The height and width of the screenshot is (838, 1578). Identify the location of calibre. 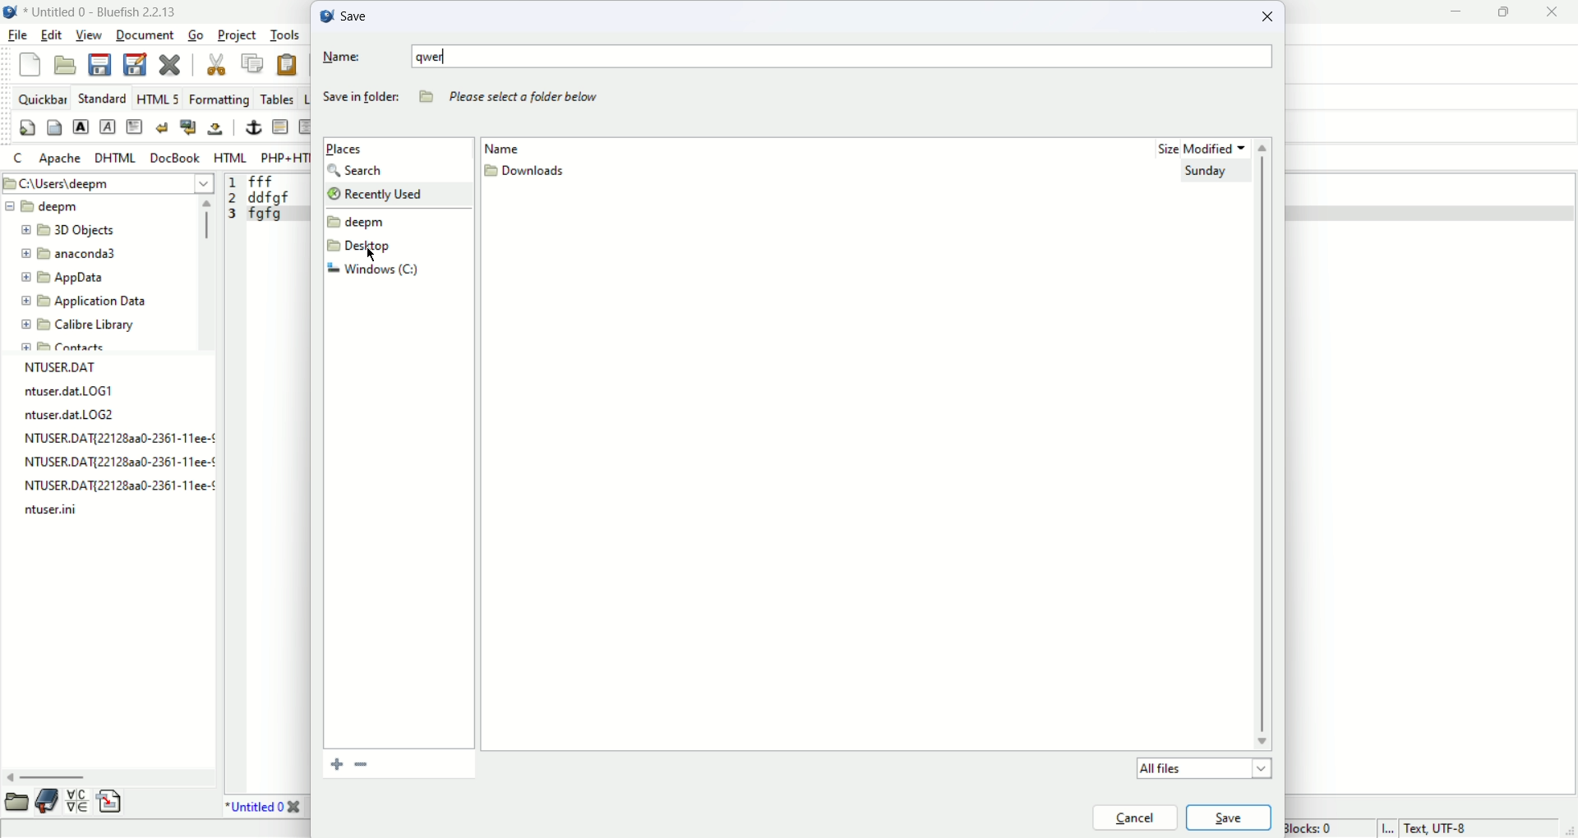
(79, 326).